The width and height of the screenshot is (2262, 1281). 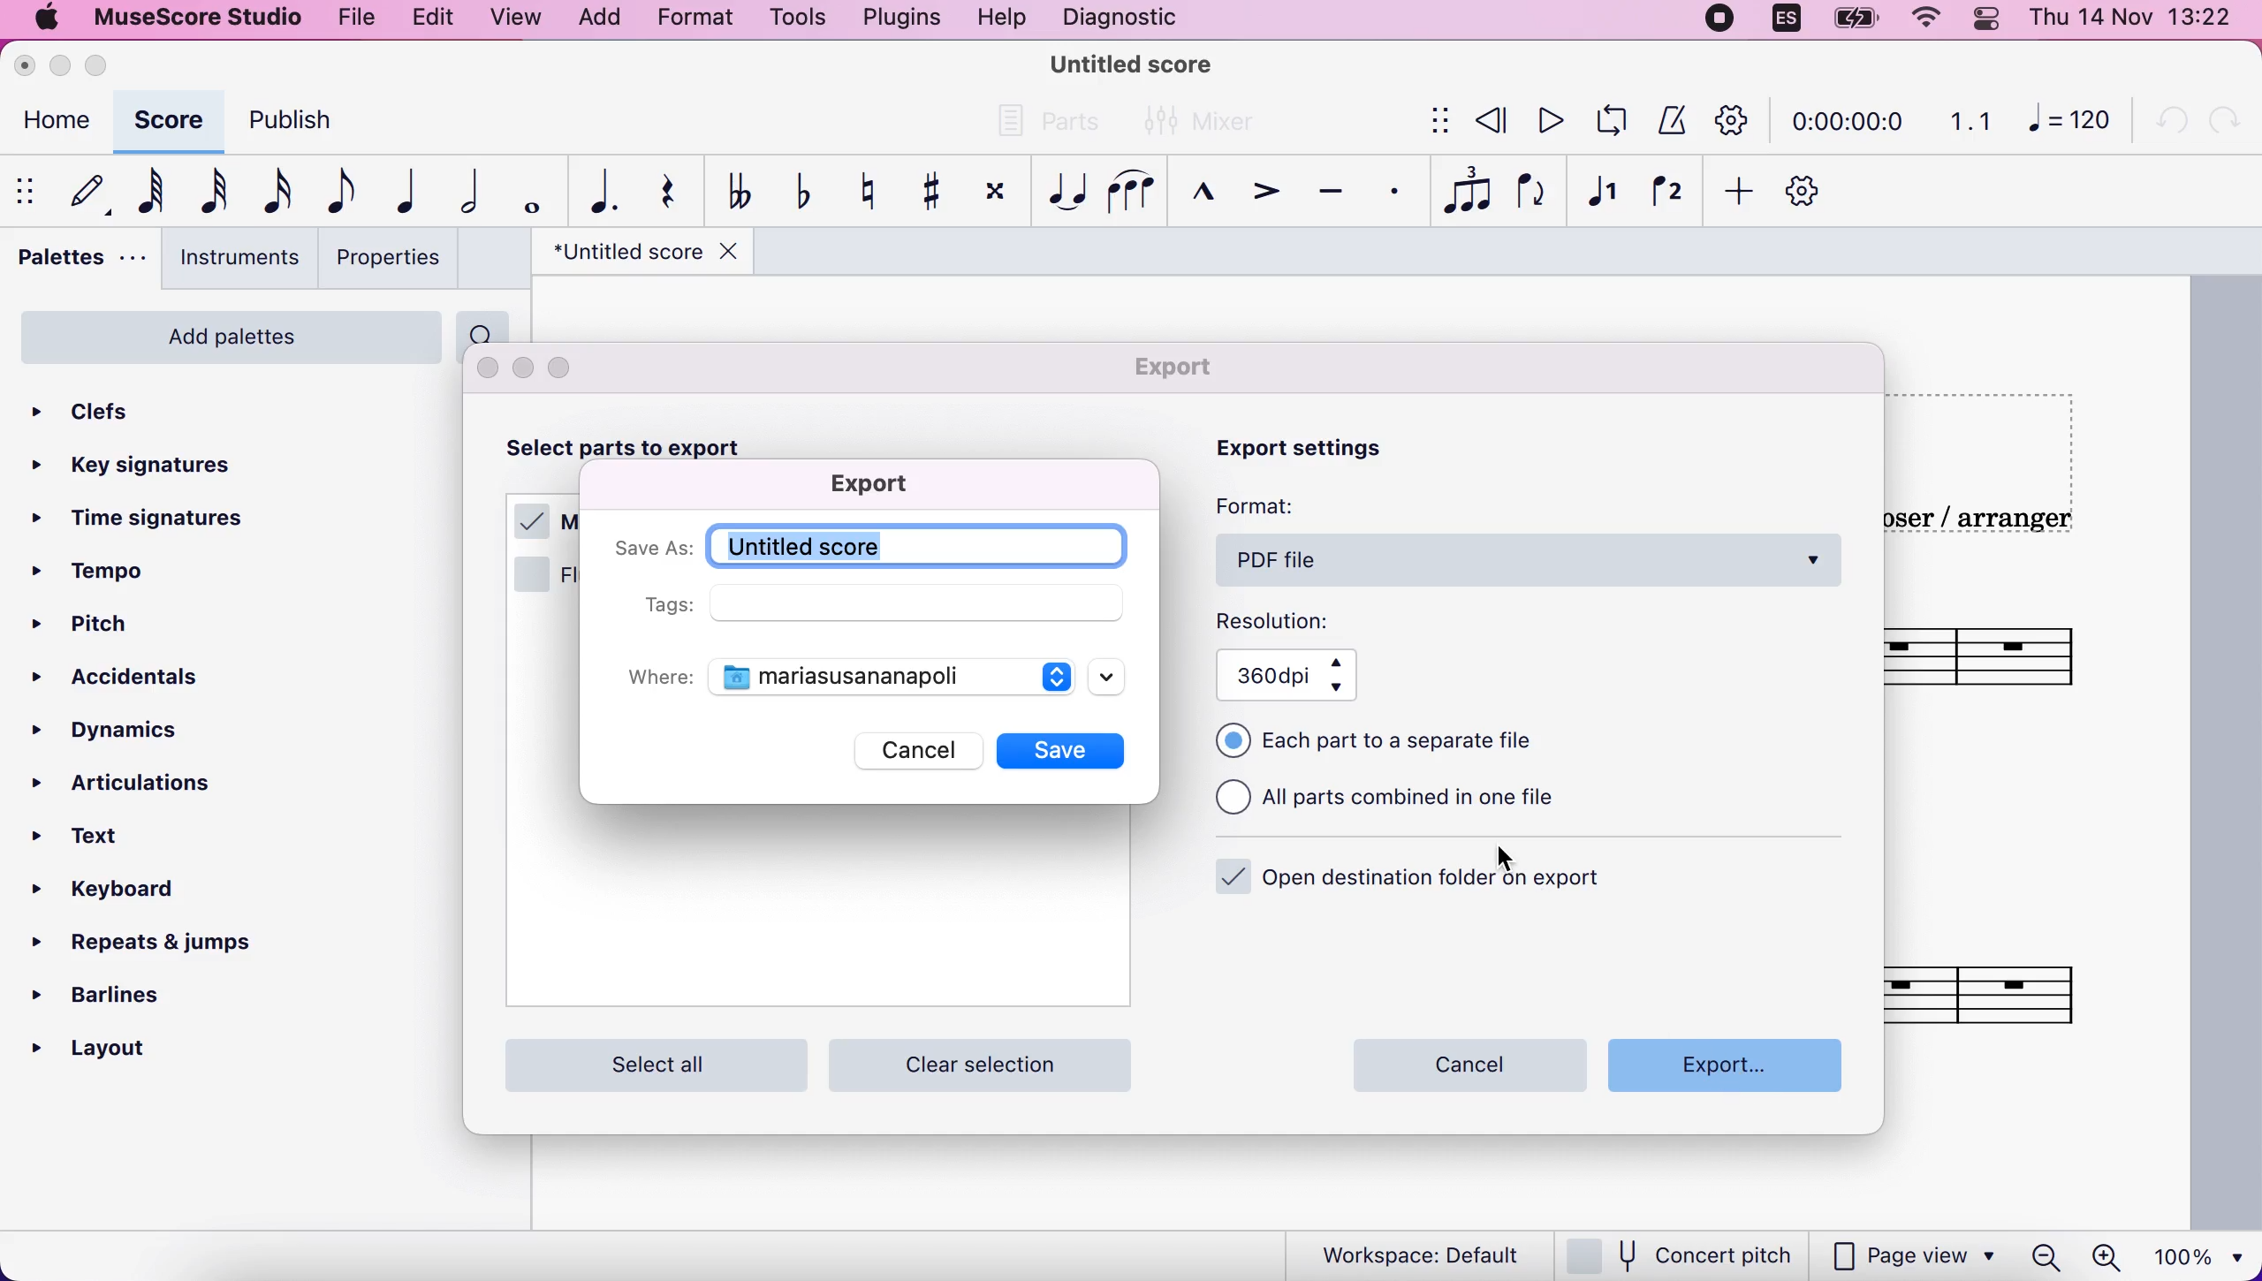 What do you see at coordinates (1199, 197) in the screenshot?
I see `marcato` at bounding box center [1199, 197].